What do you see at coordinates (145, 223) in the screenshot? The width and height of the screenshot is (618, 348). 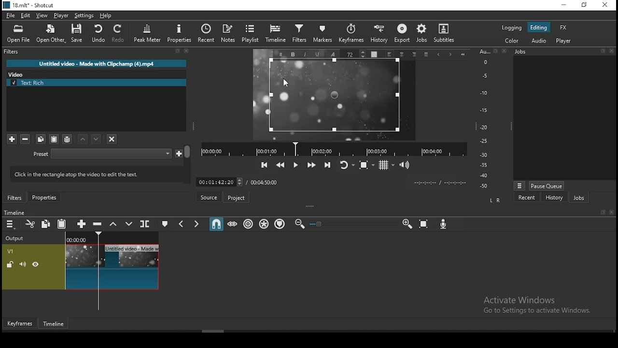 I see `split at playhead` at bounding box center [145, 223].